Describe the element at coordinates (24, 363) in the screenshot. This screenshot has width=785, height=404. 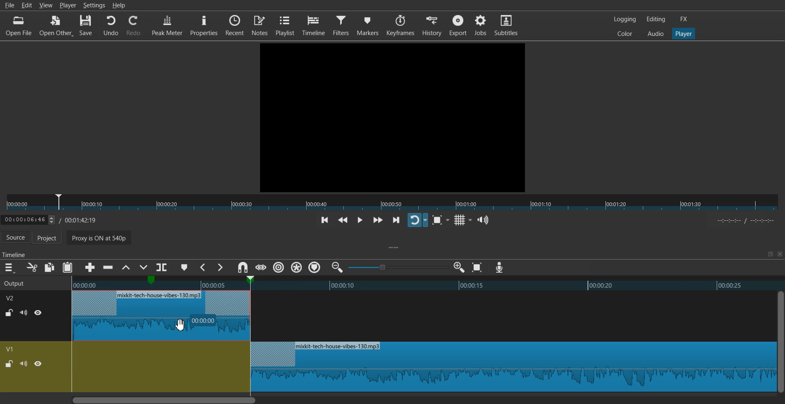
I see `Mute` at that location.